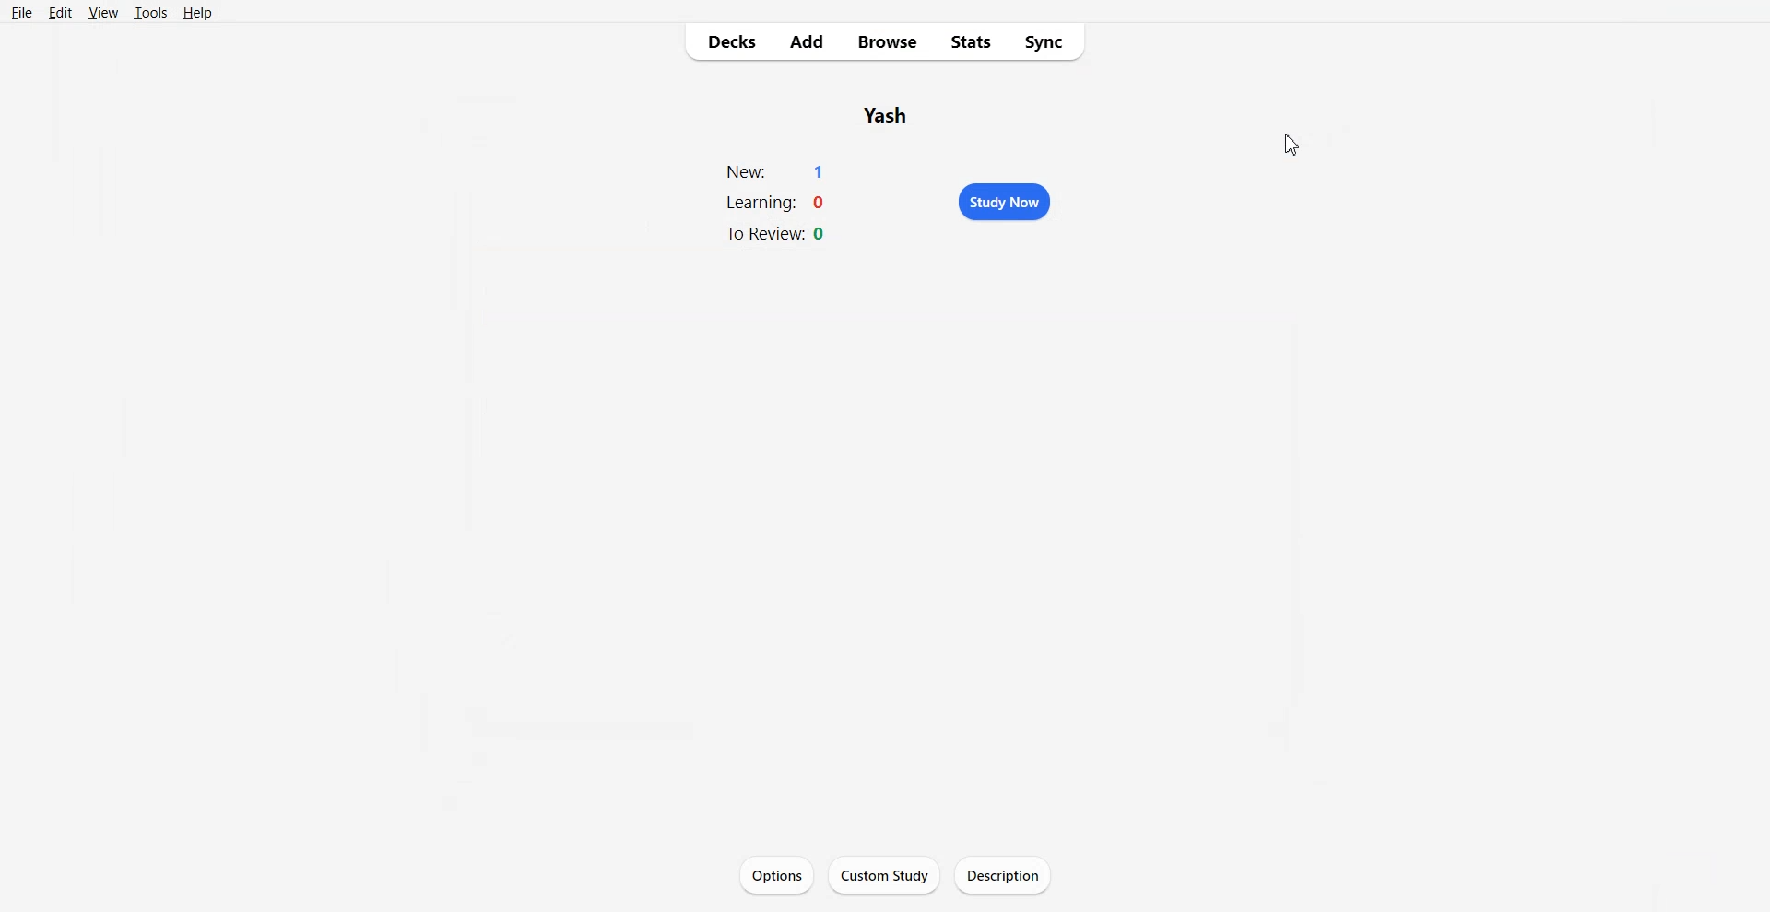 Image resolution: width=1770 pixels, height=912 pixels. I want to click on Study Now, so click(1008, 204).